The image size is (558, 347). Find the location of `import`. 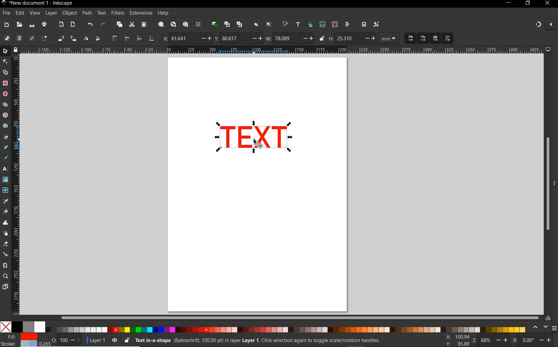

import is located at coordinates (61, 25).